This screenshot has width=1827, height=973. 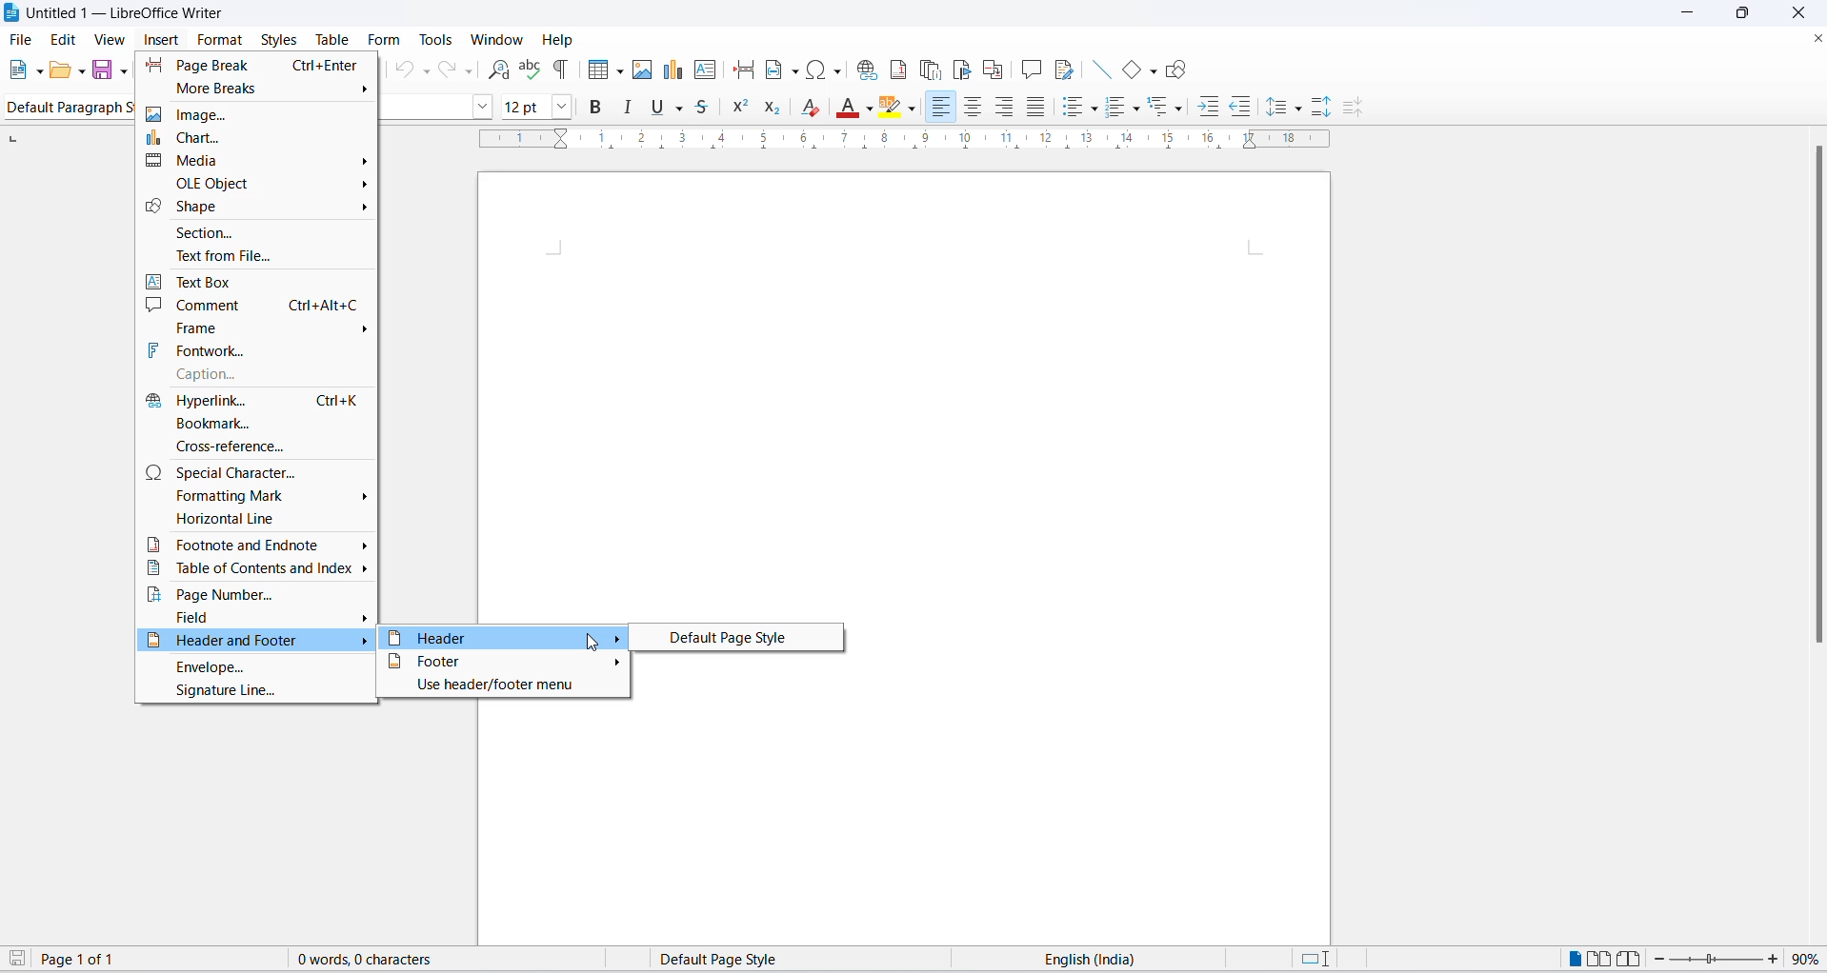 I want to click on strike through, so click(x=709, y=106).